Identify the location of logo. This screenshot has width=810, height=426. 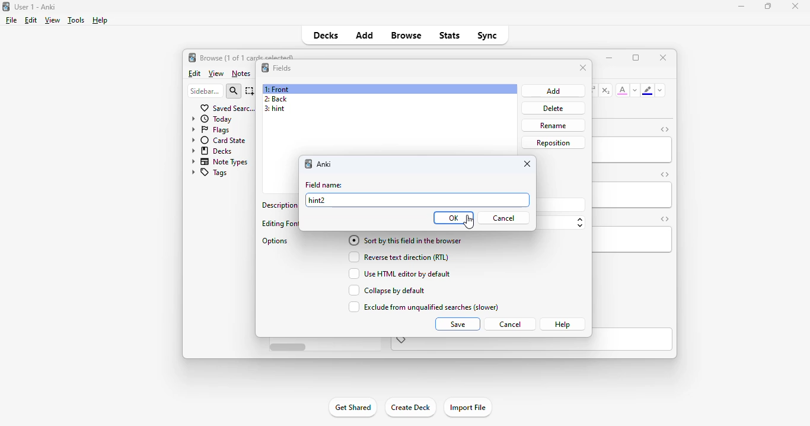
(5, 6).